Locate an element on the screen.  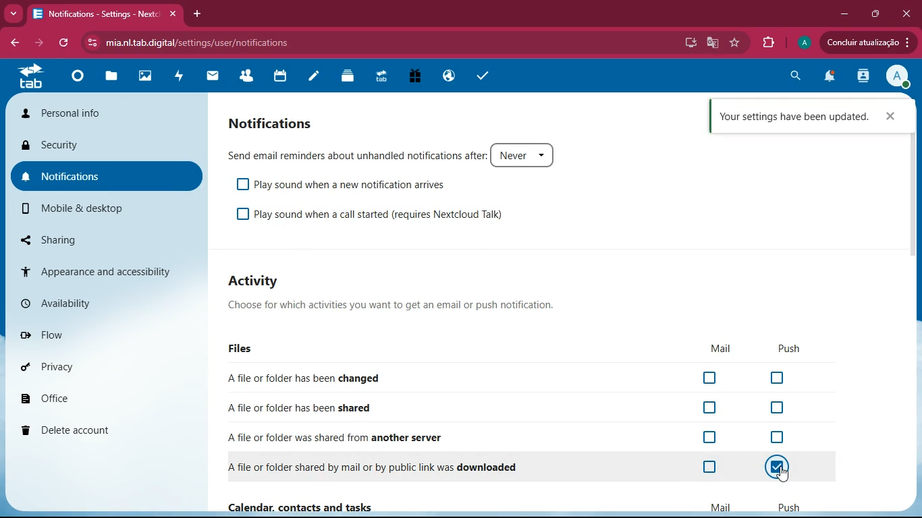
office is located at coordinates (94, 399).